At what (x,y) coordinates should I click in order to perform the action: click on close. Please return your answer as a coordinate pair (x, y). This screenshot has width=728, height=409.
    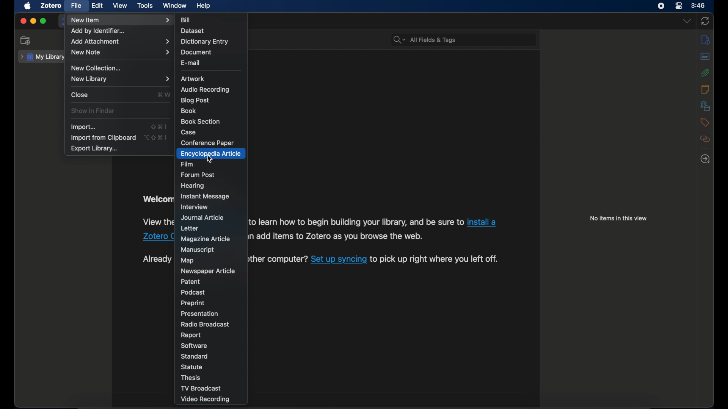
    Looking at the image, I should click on (80, 95).